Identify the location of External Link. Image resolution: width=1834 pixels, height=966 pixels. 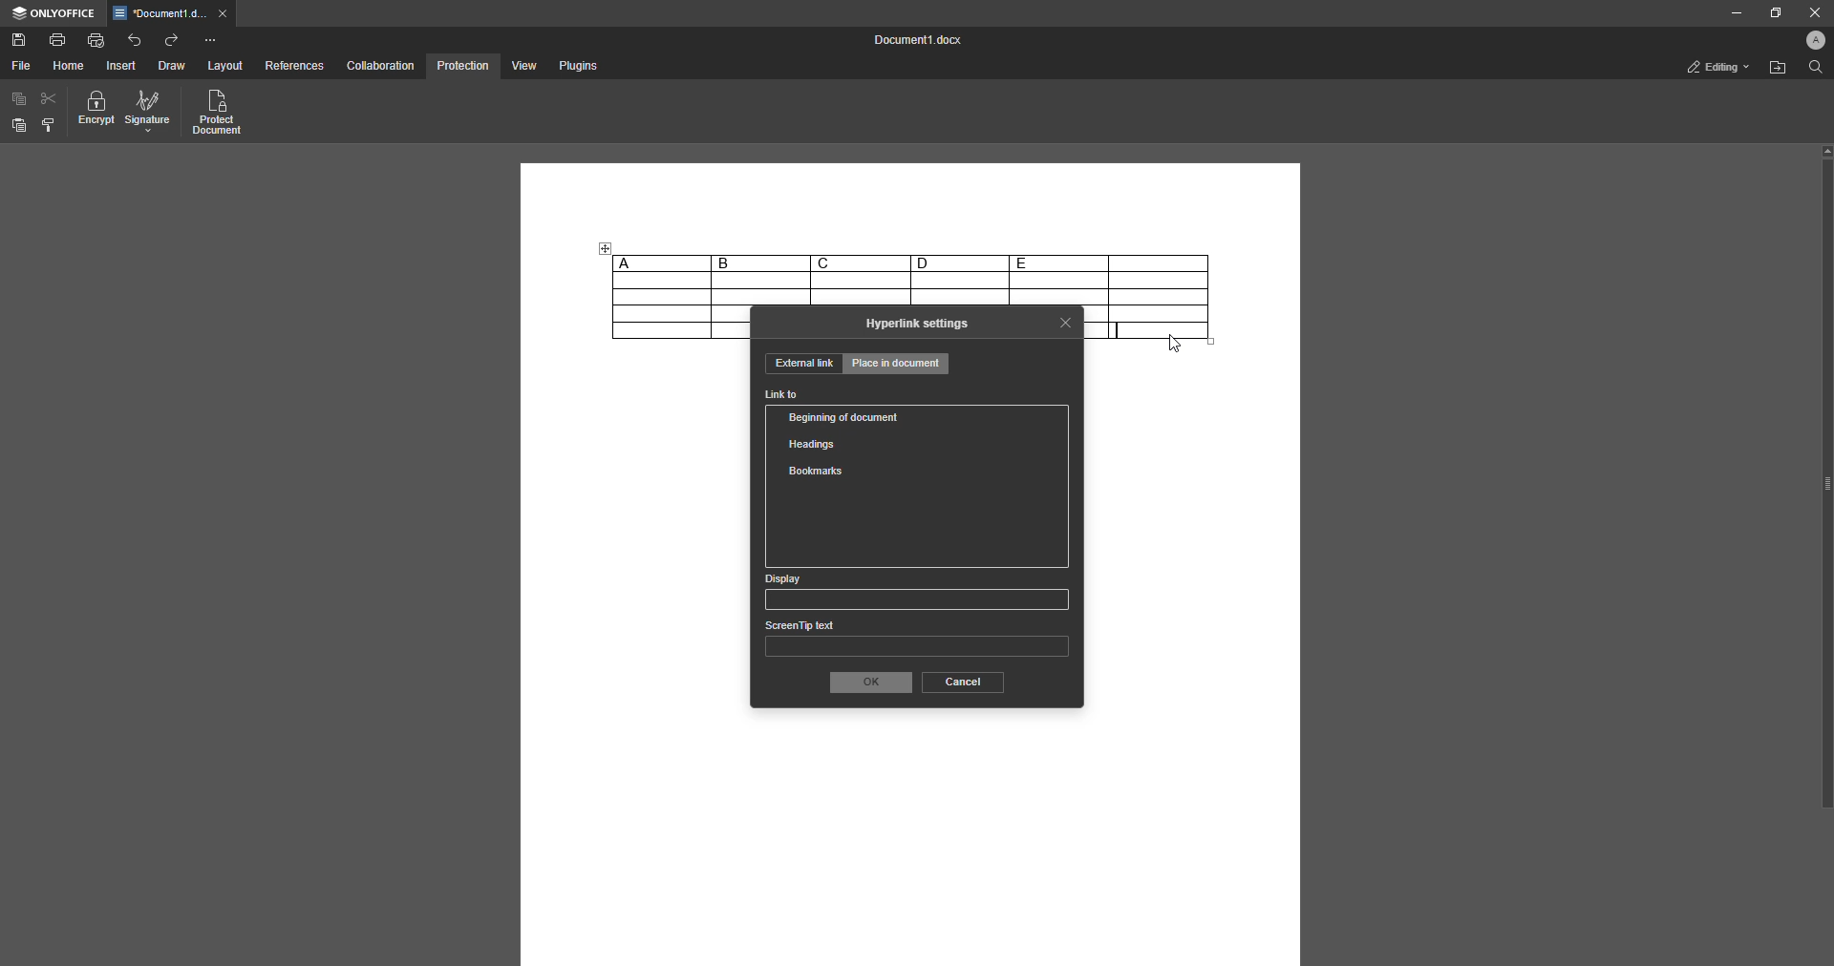
(802, 364).